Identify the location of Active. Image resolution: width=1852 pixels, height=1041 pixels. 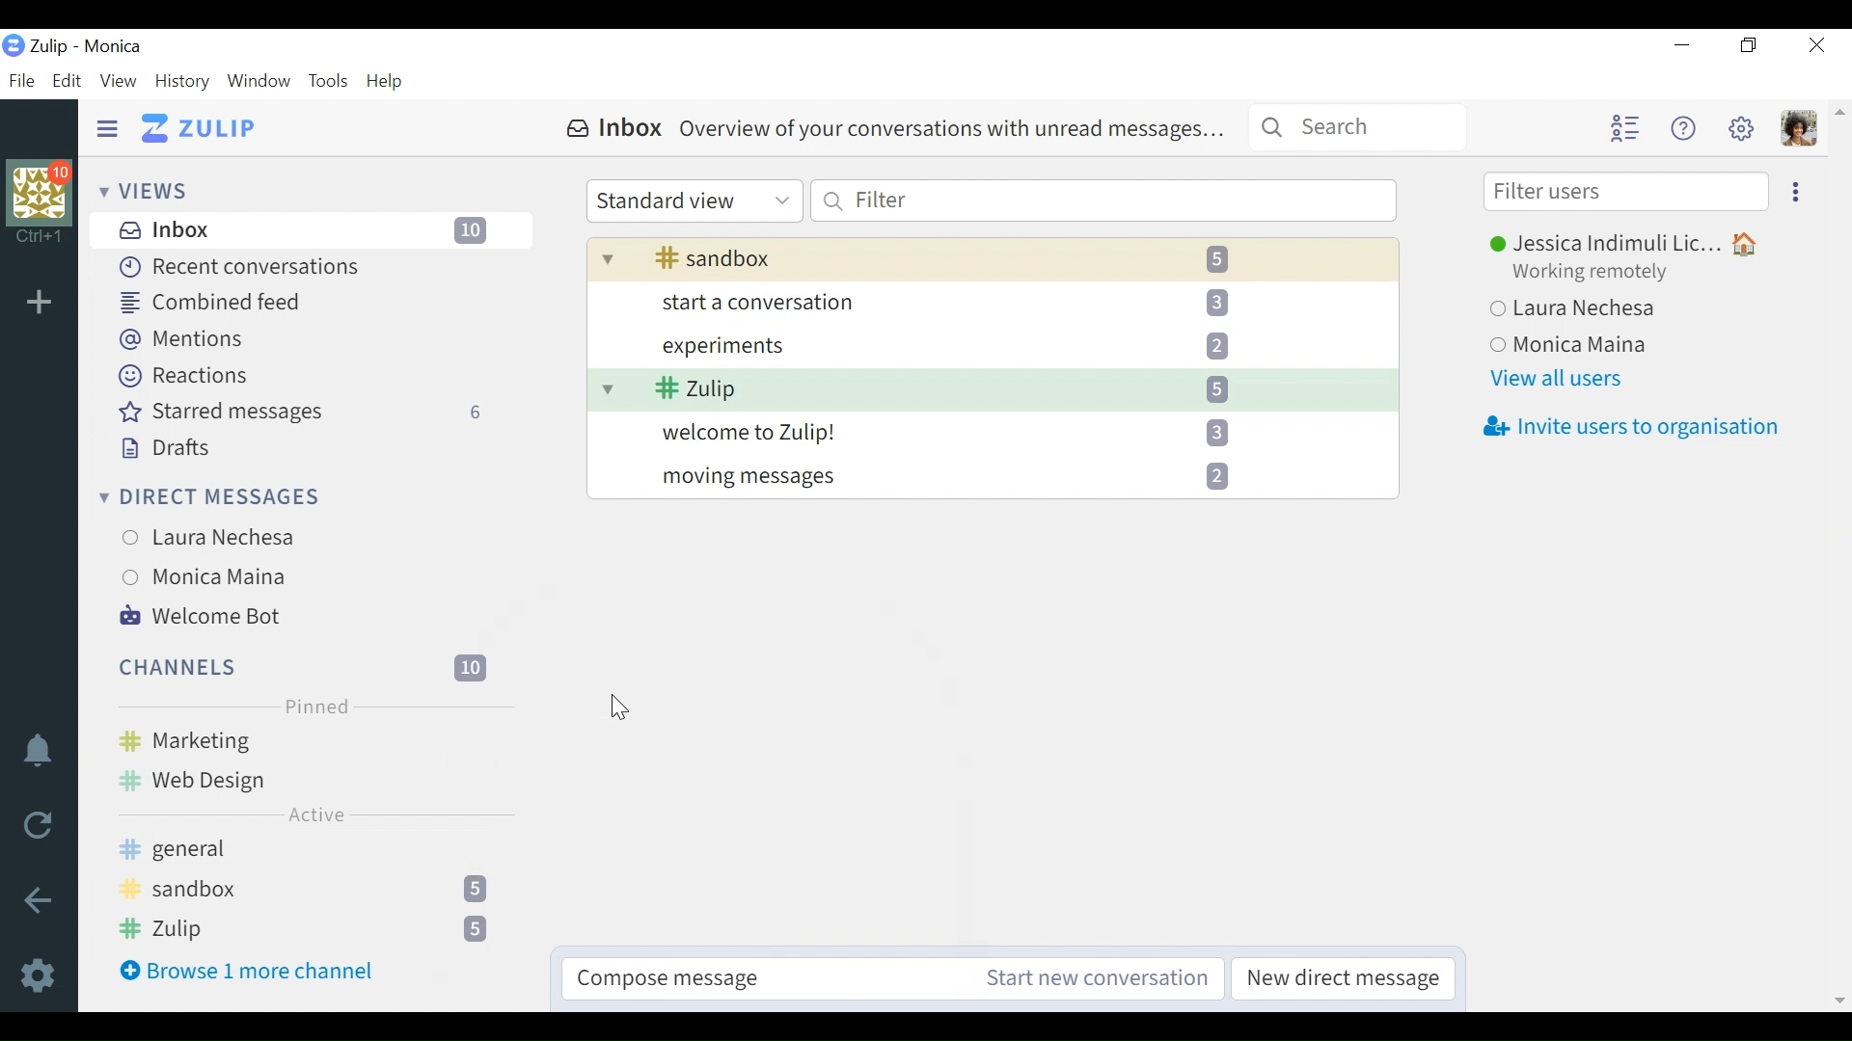
(316, 814).